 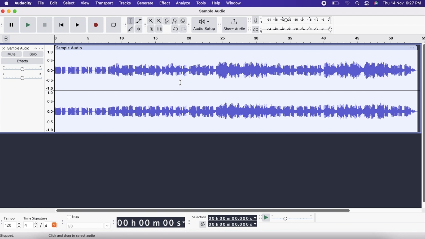 What do you see at coordinates (11, 54) in the screenshot?
I see `Mute` at bounding box center [11, 54].